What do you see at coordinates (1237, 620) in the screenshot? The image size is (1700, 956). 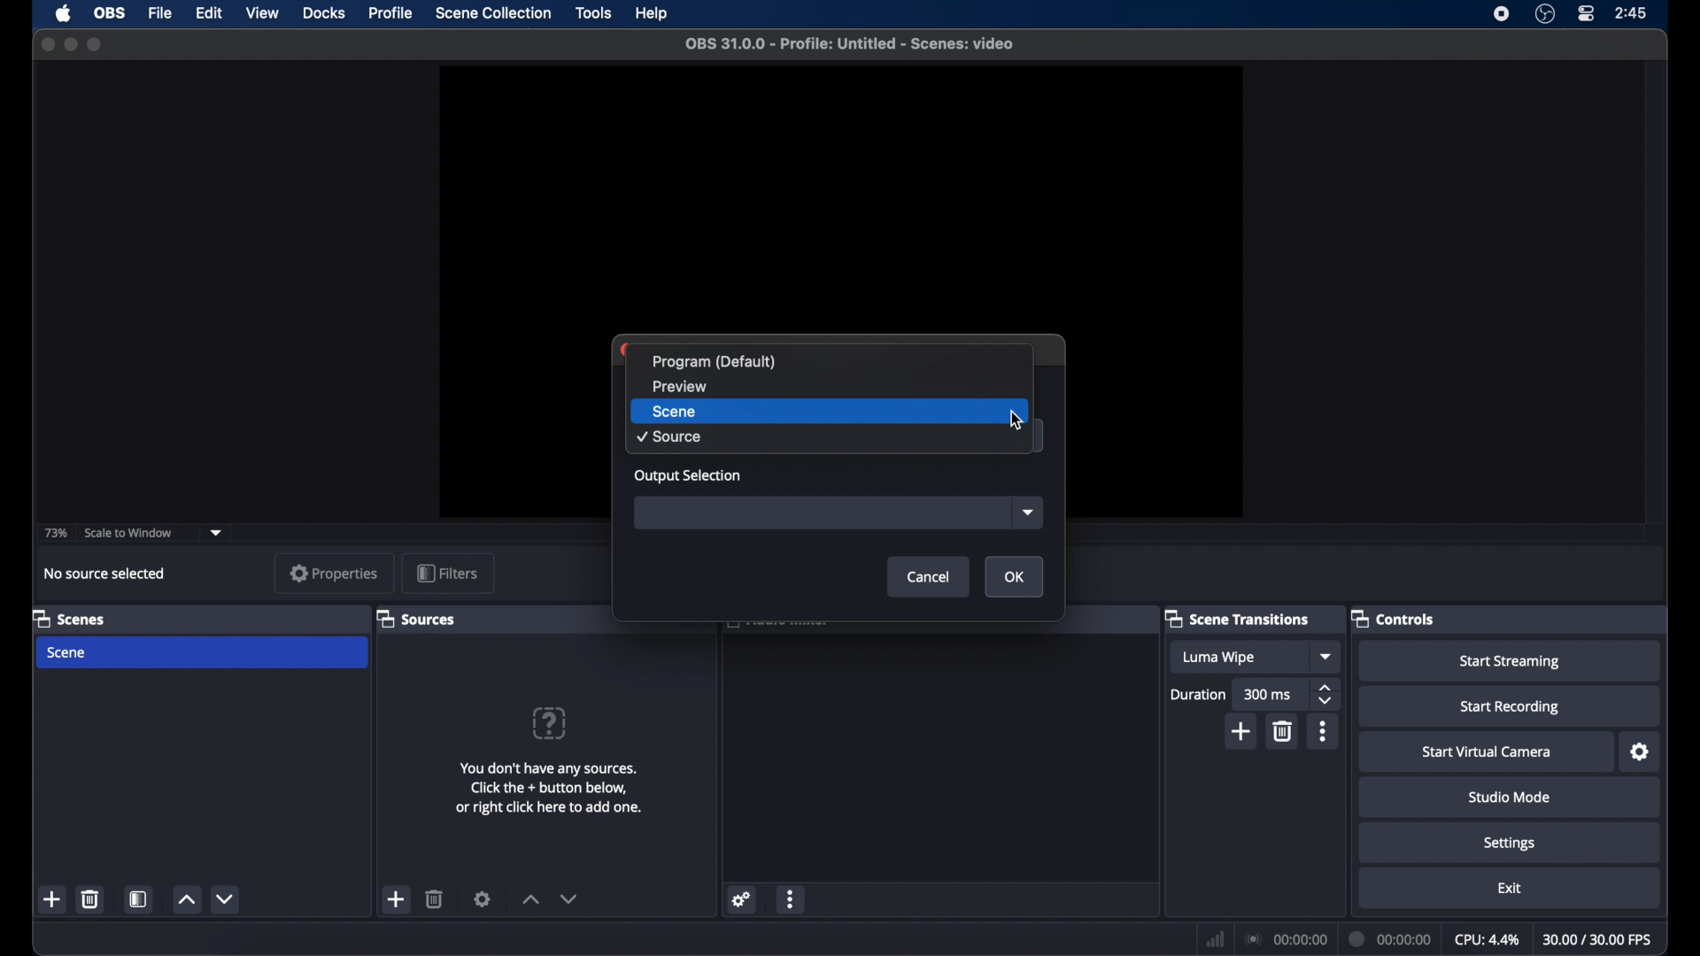 I see `scene transitions` at bounding box center [1237, 620].